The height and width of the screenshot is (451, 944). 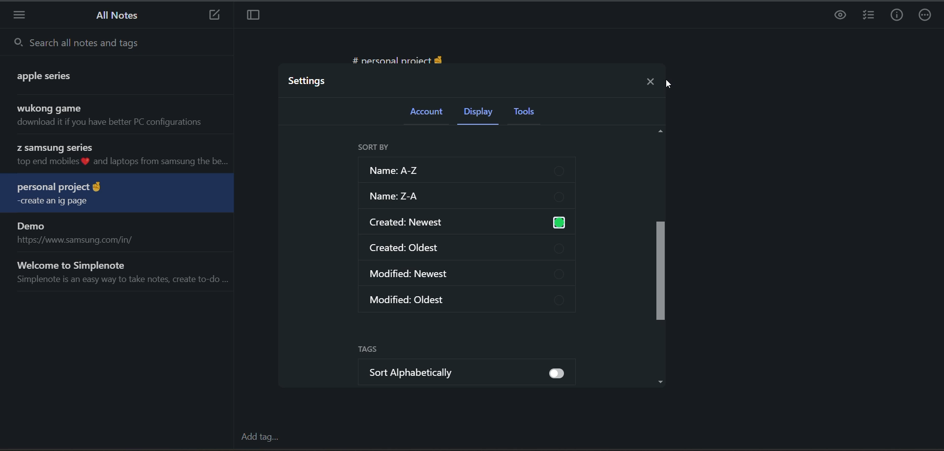 I want to click on tools, so click(x=536, y=115).